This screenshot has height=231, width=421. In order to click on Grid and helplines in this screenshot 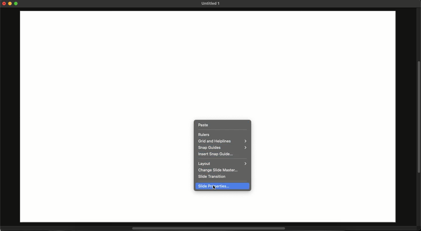, I will do `click(223, 141)`.